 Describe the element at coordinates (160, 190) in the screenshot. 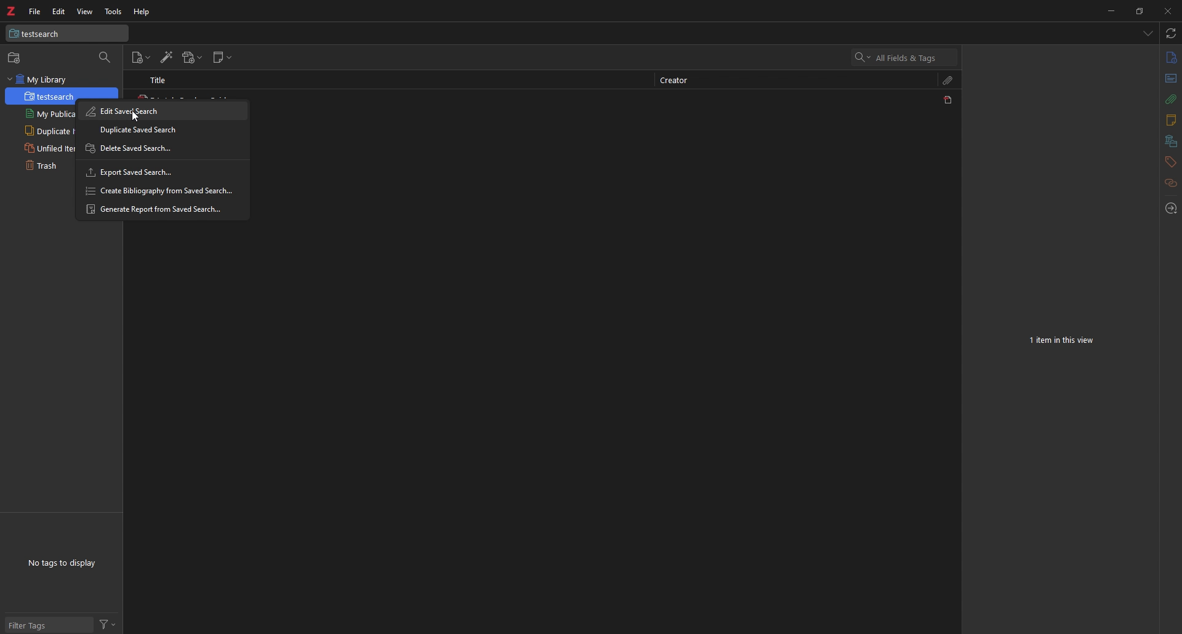

I see `create bibliography` at that location.